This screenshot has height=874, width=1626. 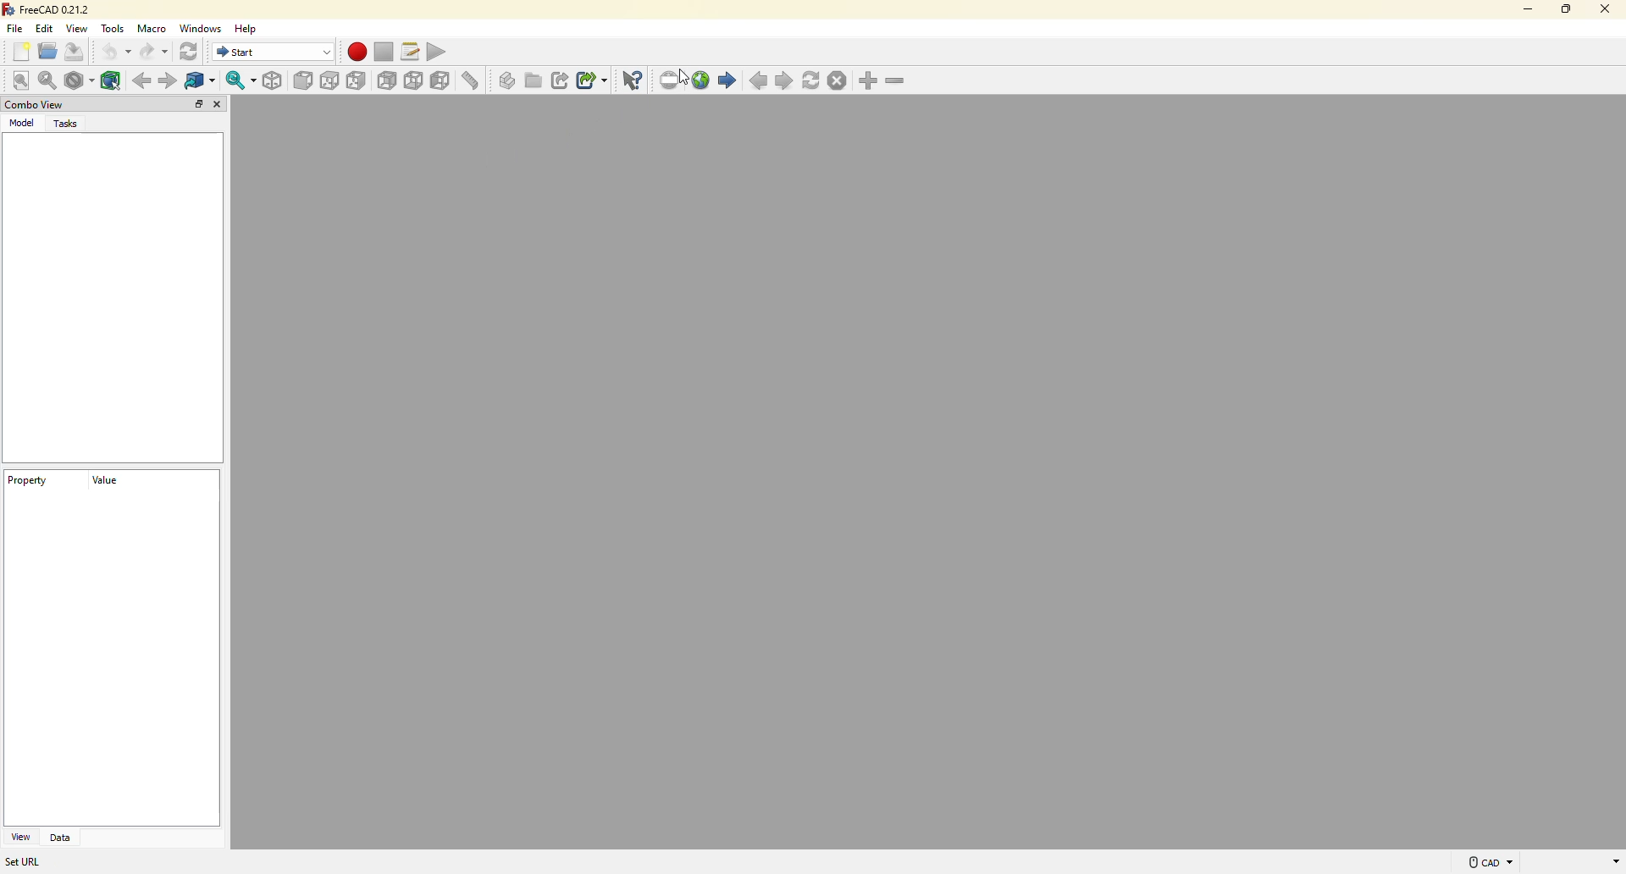 I want to click on go to linked objects, so click(x=205, y=81).